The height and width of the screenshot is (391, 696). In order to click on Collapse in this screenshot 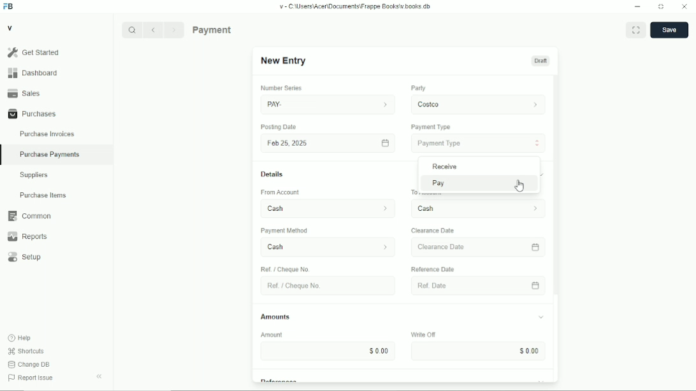, I will do `click(99, 376)`.